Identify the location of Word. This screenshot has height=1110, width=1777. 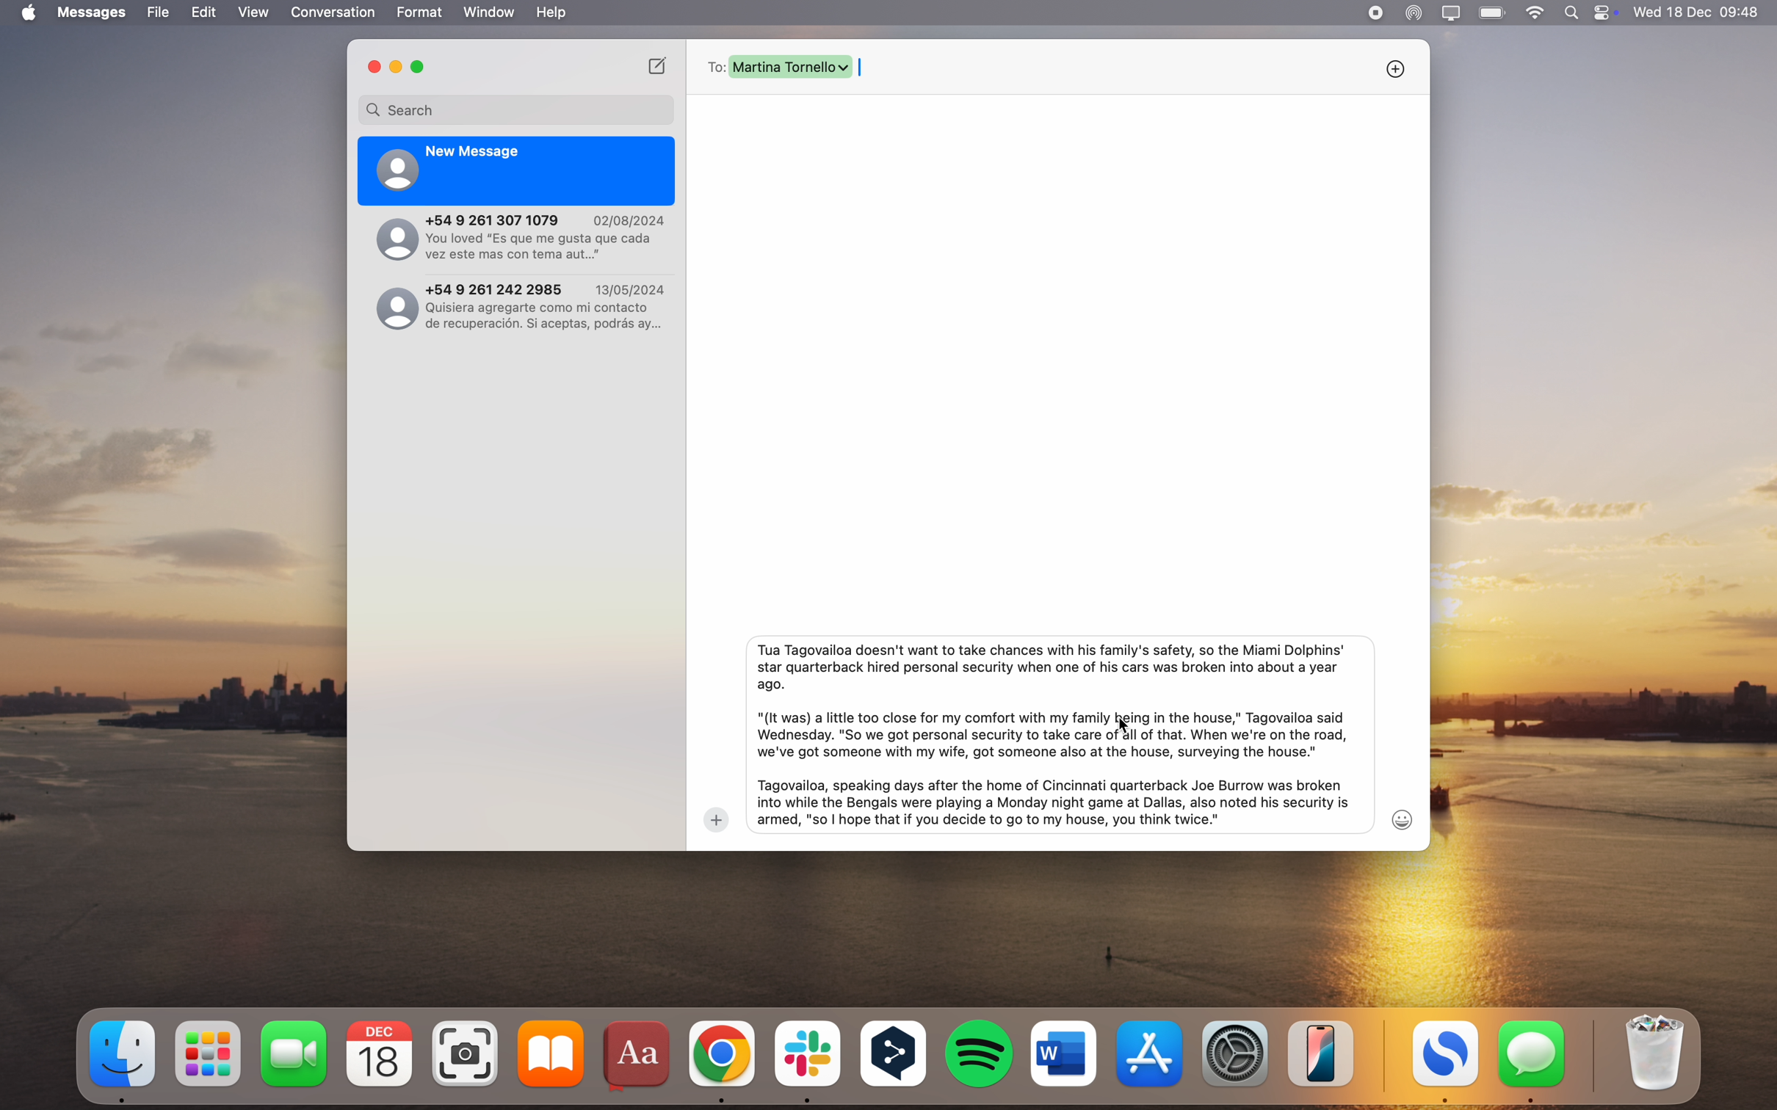
(1064, 1053).